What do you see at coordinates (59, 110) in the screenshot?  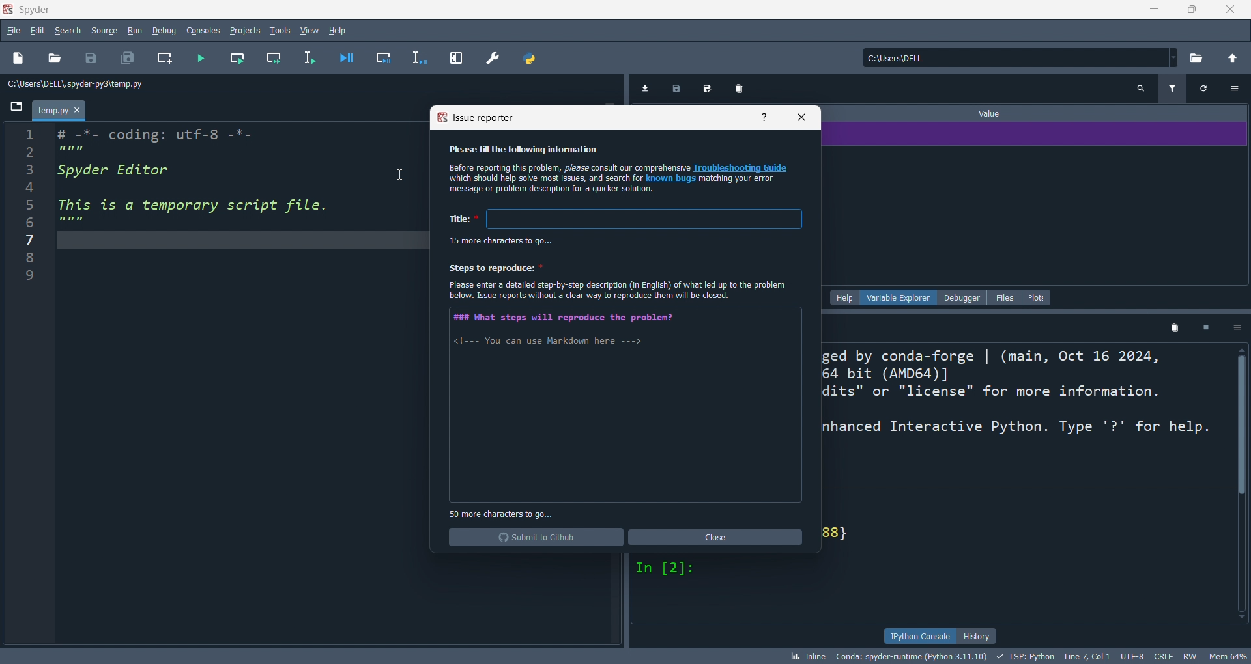 I see `Temp.py` at bounding box center [59, 110].